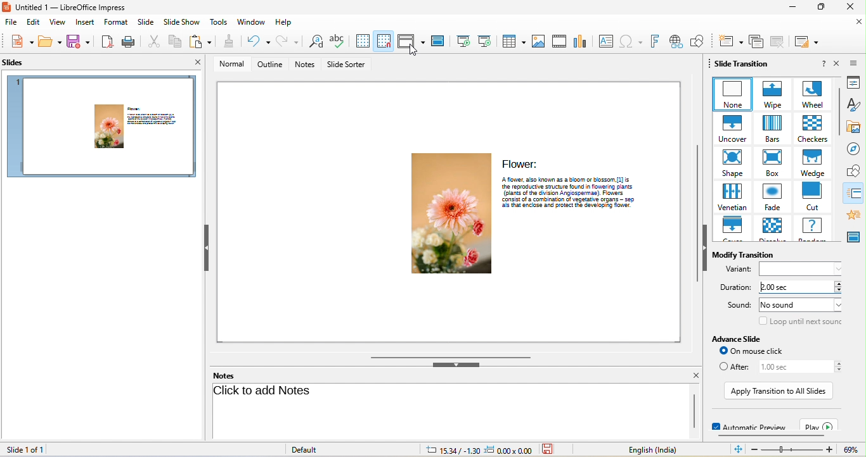  What do you see at coordinates (732, 229) in the screenshot?
I see `cover` at bounding box center [732, 229].